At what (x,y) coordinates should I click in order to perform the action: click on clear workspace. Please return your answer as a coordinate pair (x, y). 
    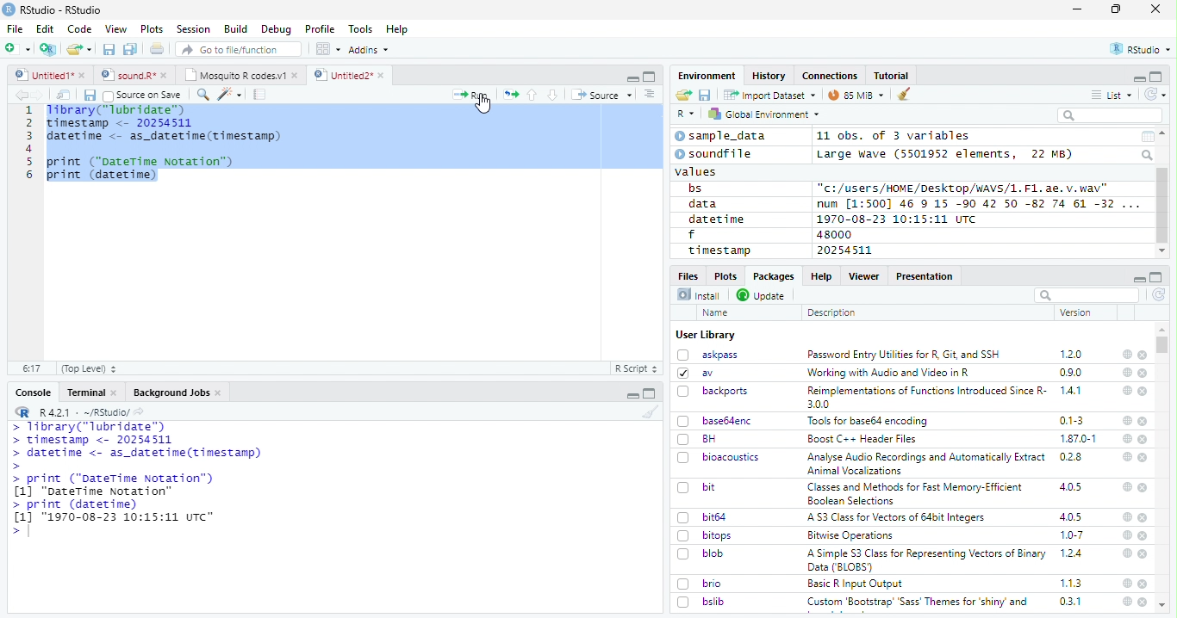
    Looking at the image, I should click on (647, 411).